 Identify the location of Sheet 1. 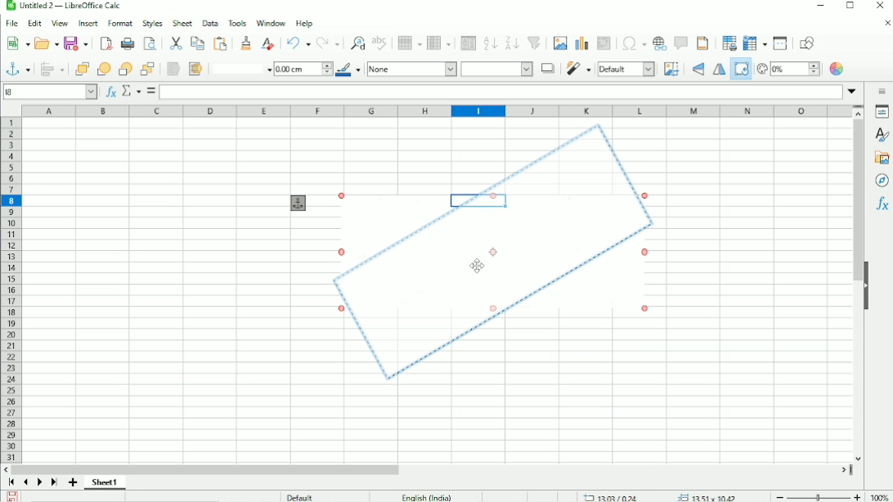
(105, 483).